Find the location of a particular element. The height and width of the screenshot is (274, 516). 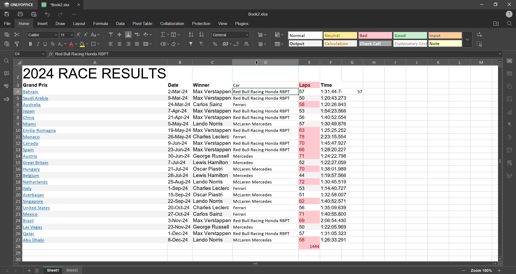

clear filter is located at coordinates (202, 44).